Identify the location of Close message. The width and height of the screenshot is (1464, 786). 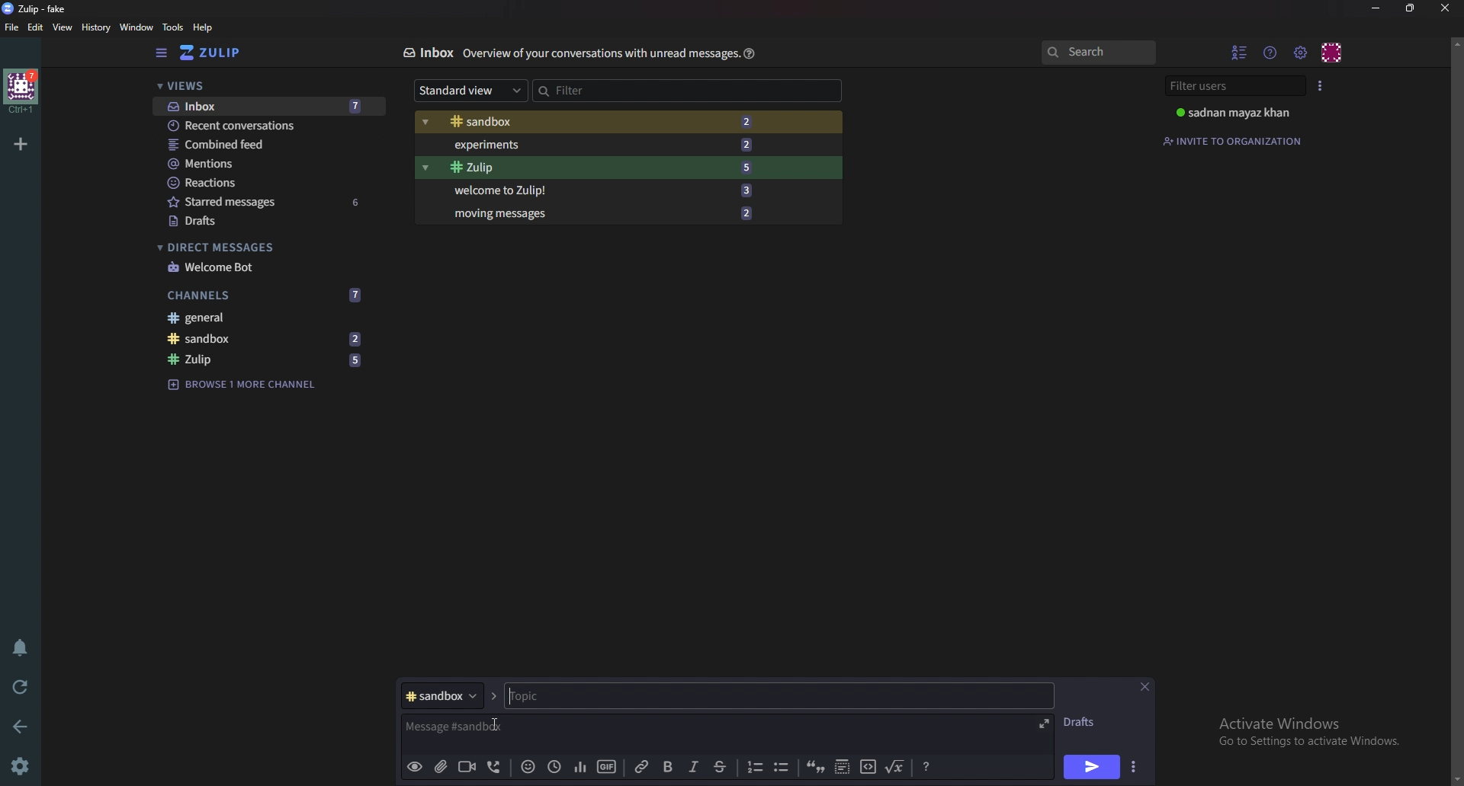
(1144, 687).